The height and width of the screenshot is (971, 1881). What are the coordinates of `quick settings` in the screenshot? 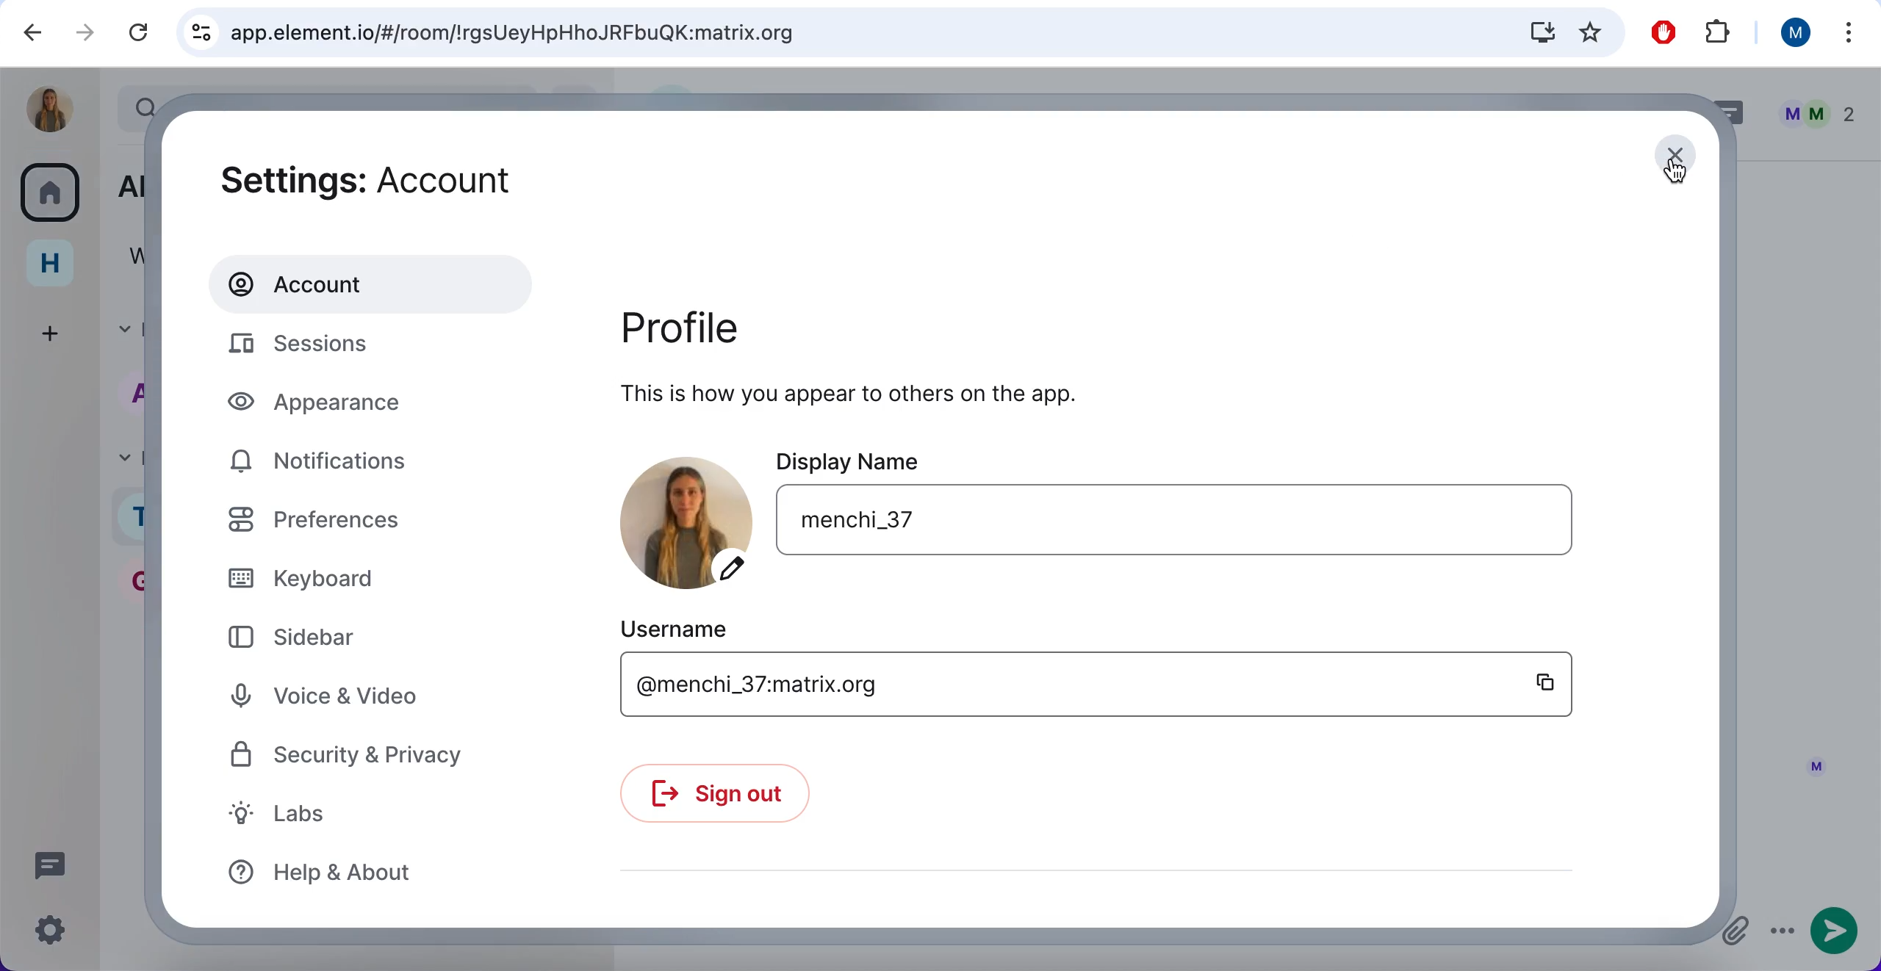 It's located at (52, 930).